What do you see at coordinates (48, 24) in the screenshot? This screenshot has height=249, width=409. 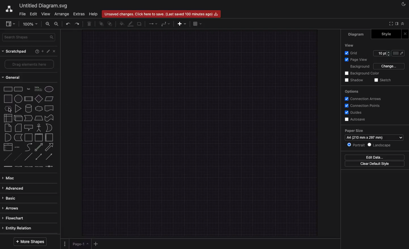 I see `Zoom in` at bounding box center [48, 24].